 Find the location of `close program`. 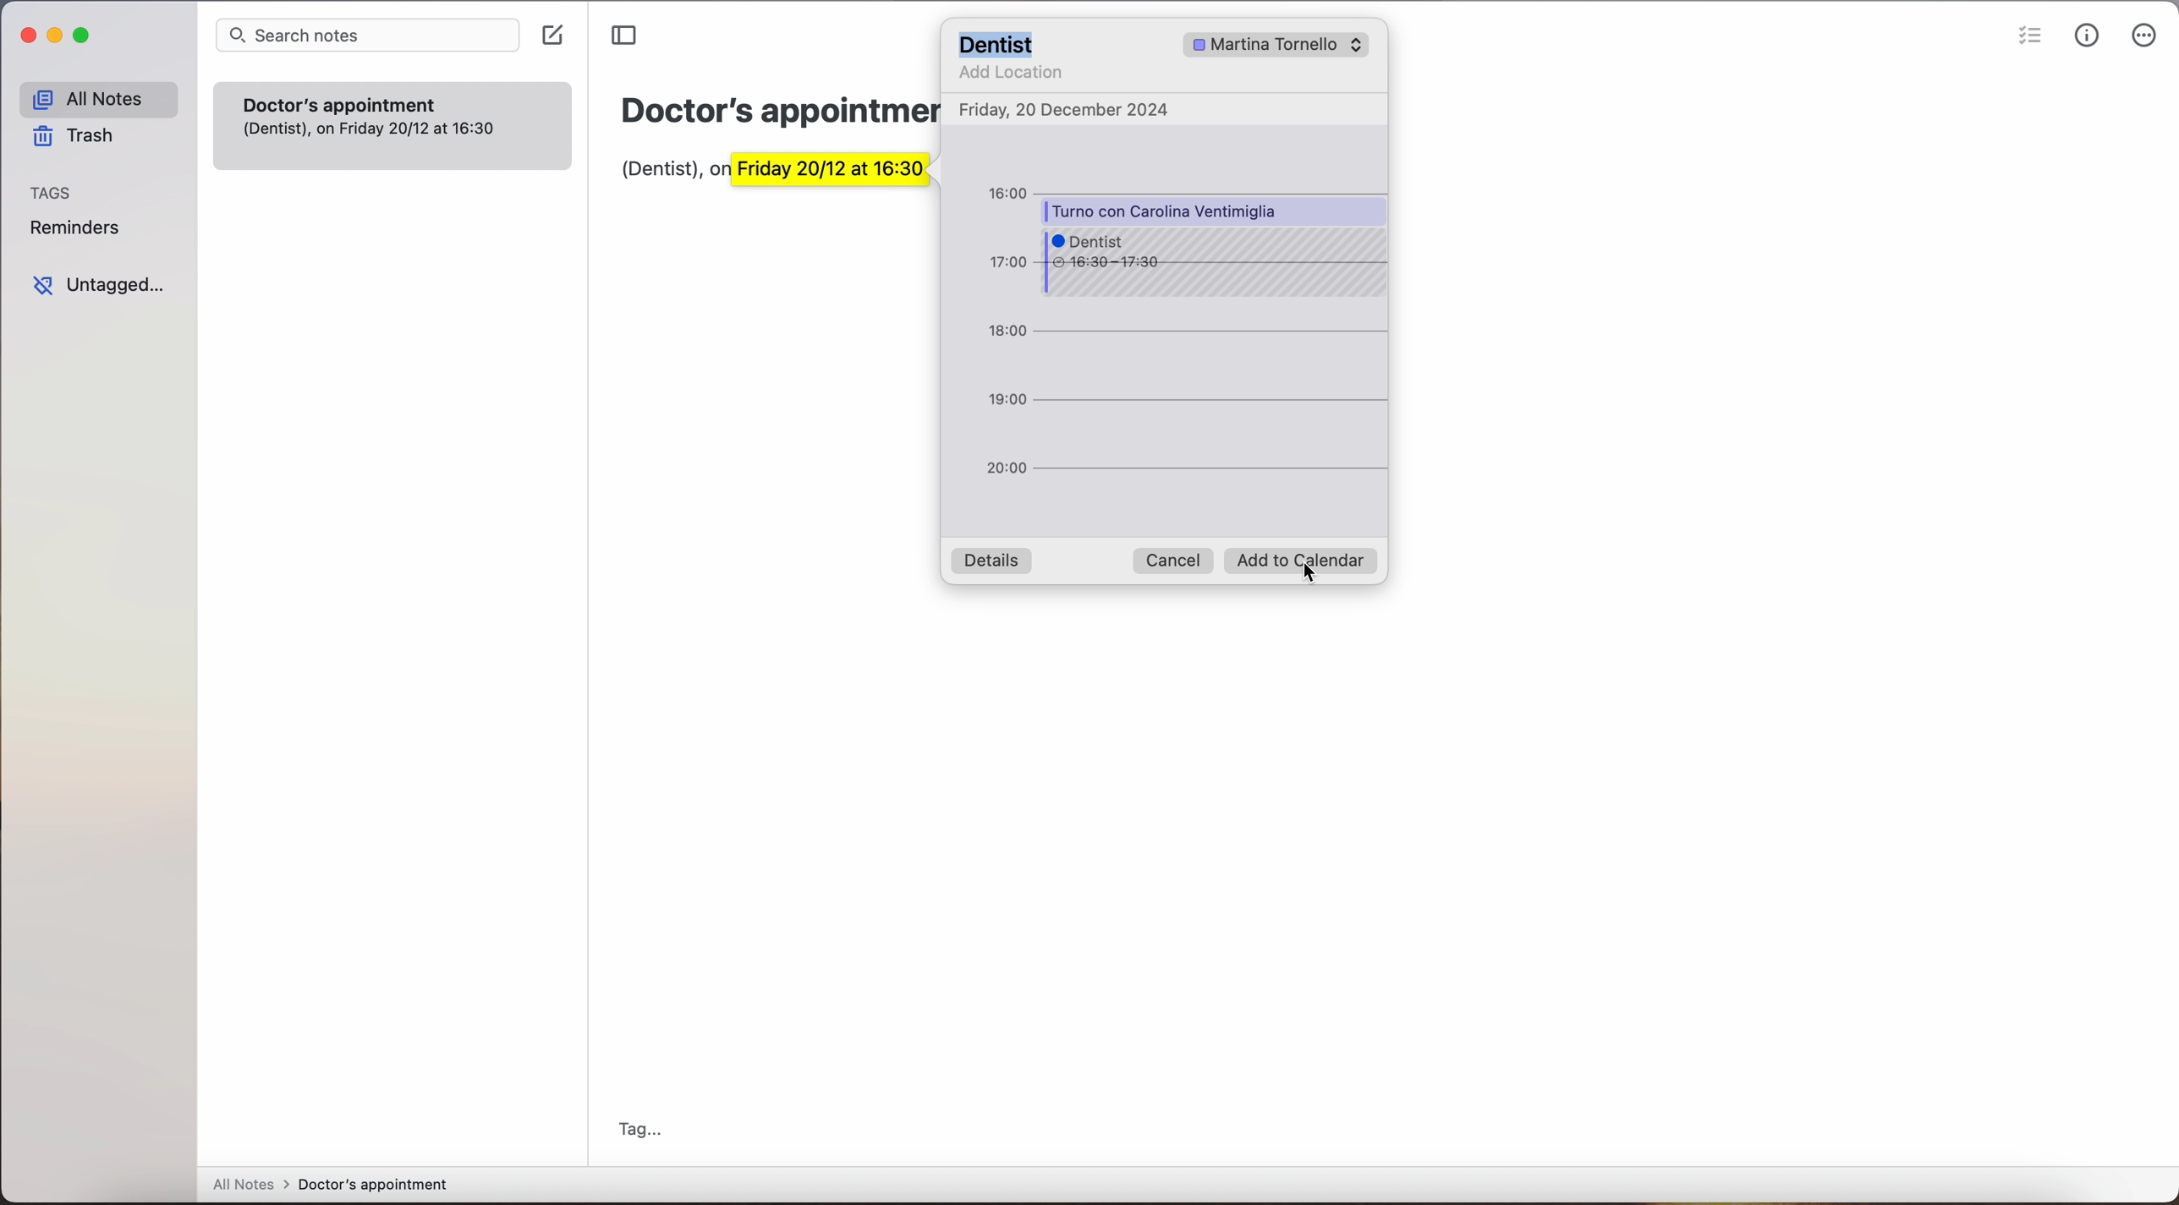

close program is located at coordinates (22, 35).